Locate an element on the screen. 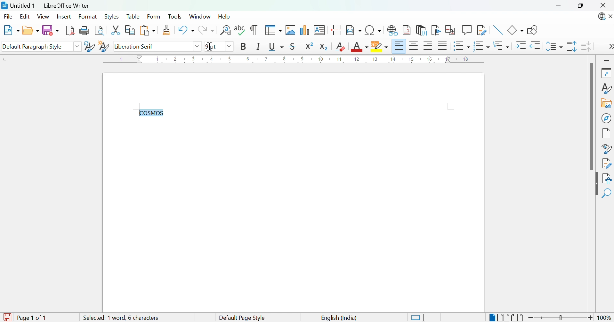  Insert Bookmark is located at coordinates (436, 30).